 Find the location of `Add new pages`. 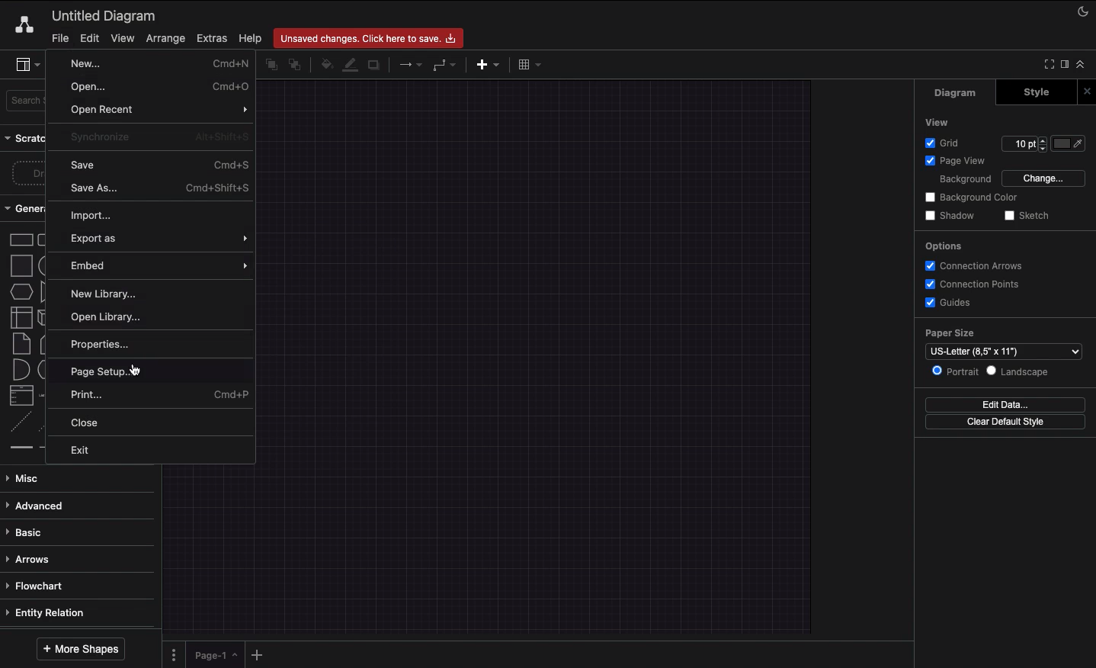

Add new pages is located at coordinates (259, 656).